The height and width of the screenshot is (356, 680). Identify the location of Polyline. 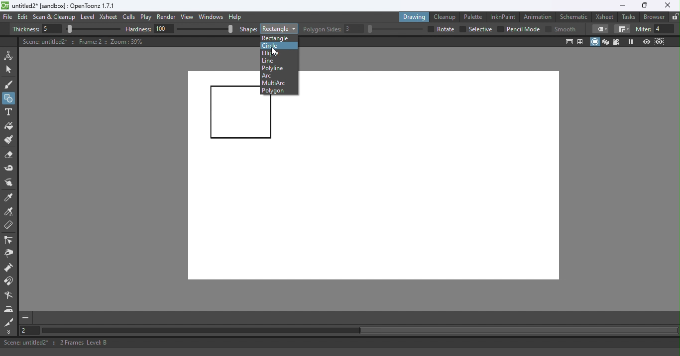
(274, 69).